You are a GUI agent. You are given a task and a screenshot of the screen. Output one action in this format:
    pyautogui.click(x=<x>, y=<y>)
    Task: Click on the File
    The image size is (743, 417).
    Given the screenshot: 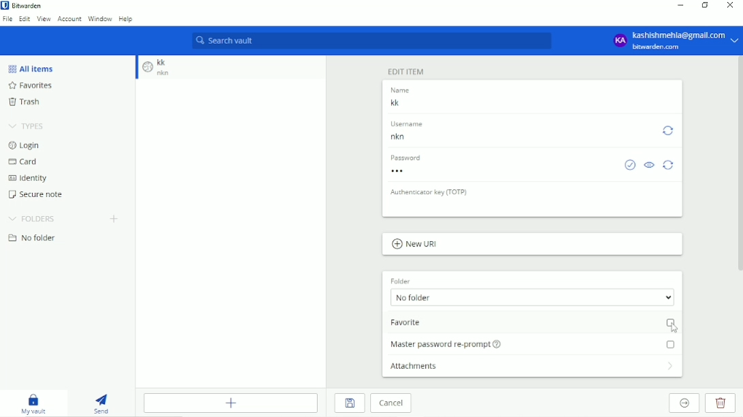 What is the action you would take?
    pyautogui.click(x=8, y=19)
    